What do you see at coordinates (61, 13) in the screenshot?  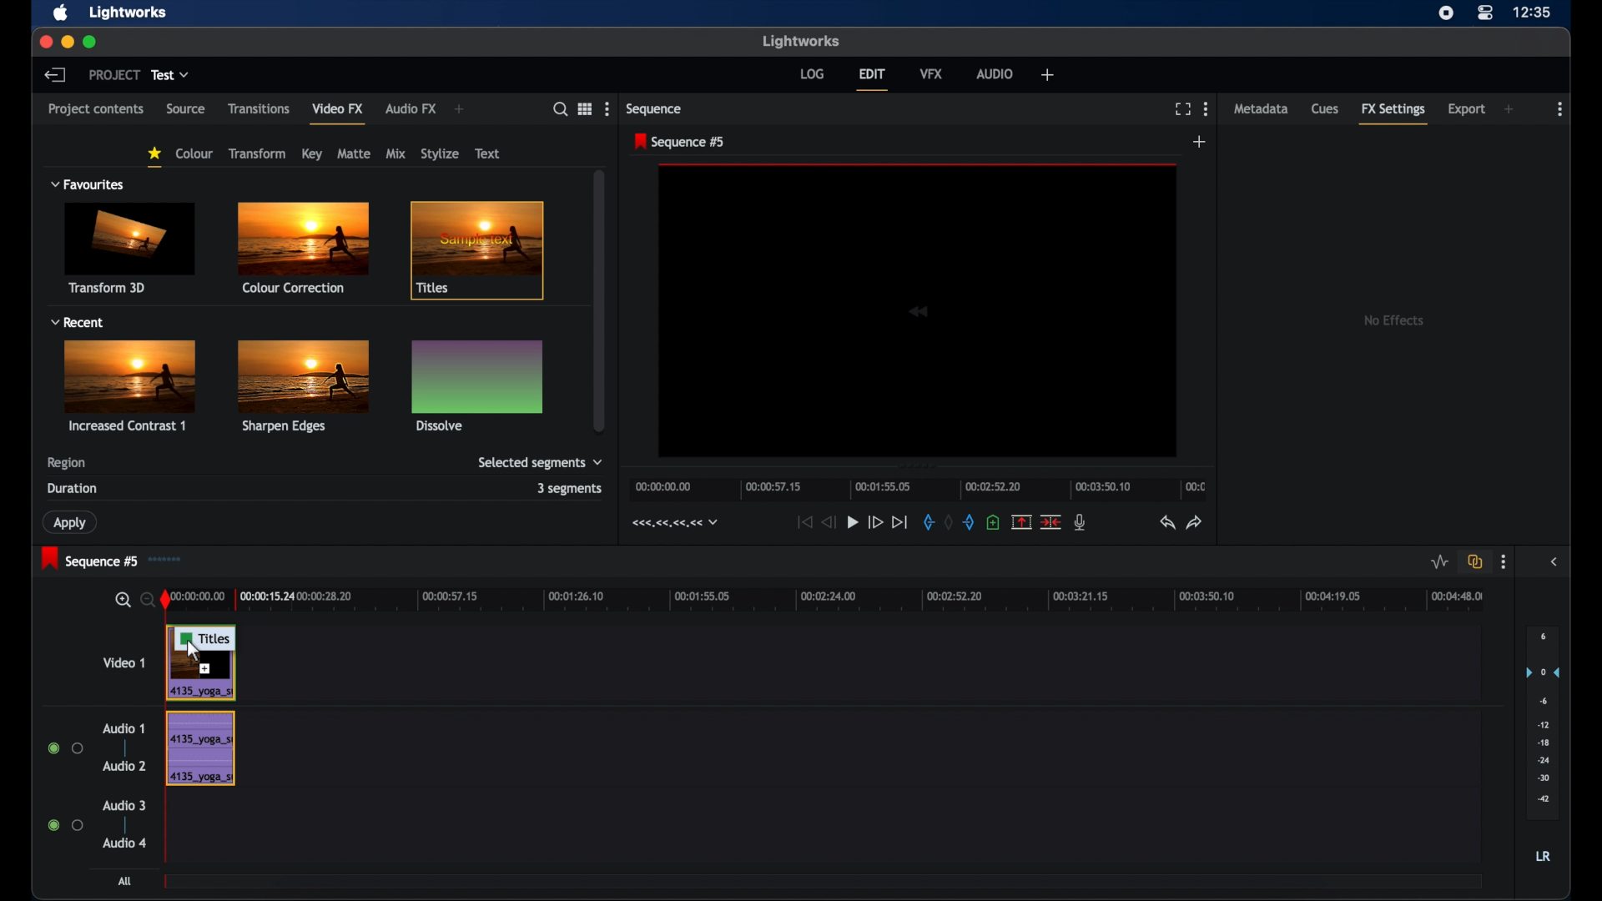 I see `apple icon` at bounding box center [61, 13].